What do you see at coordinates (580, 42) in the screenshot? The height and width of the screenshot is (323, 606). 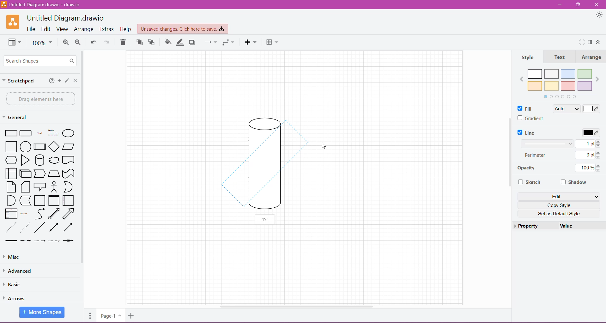 I see `Fullscreen` at bounding box center [580, 42].